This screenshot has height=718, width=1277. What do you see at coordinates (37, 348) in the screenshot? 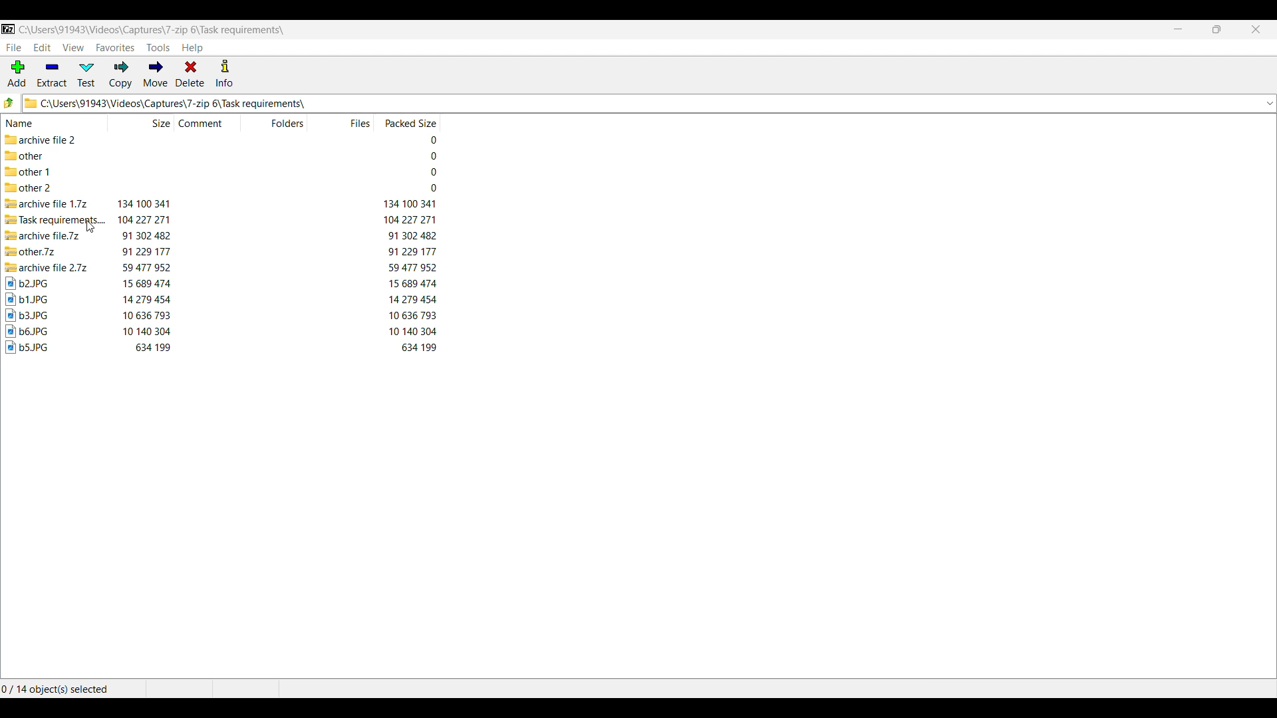
I see `image file` at bounding box center [37, 348].